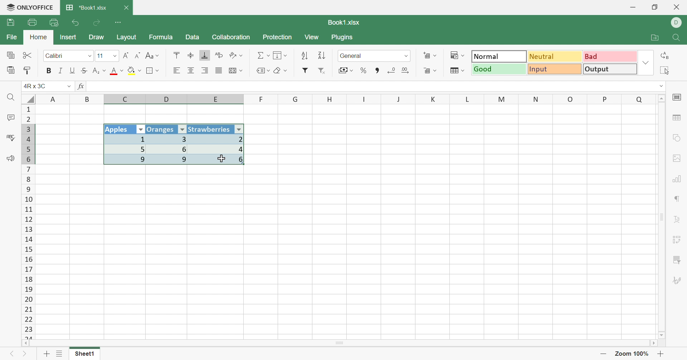  I want to click on Select all, so click(667, 70).